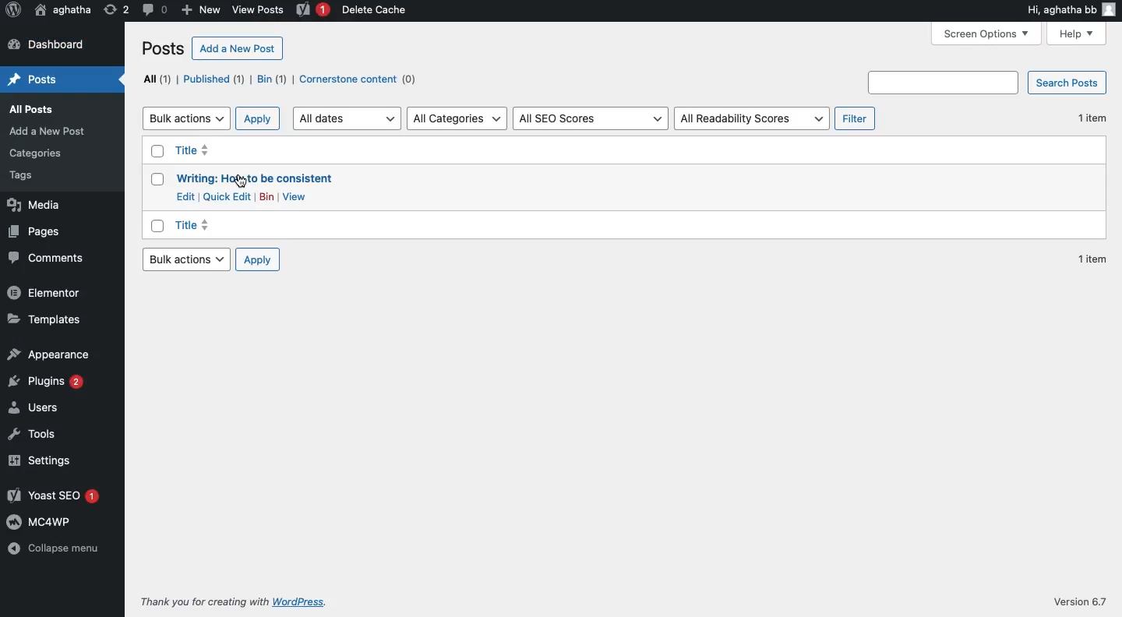  I want to click on Thank you for creating with WordPress., so click(235, 602).